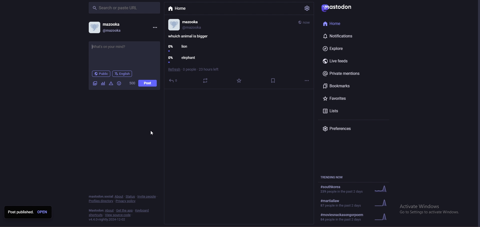 This screenshot has height=227, width=480. Describe the element at coordinates (241, 81) in the screenshot. I see `favourites` at that location.